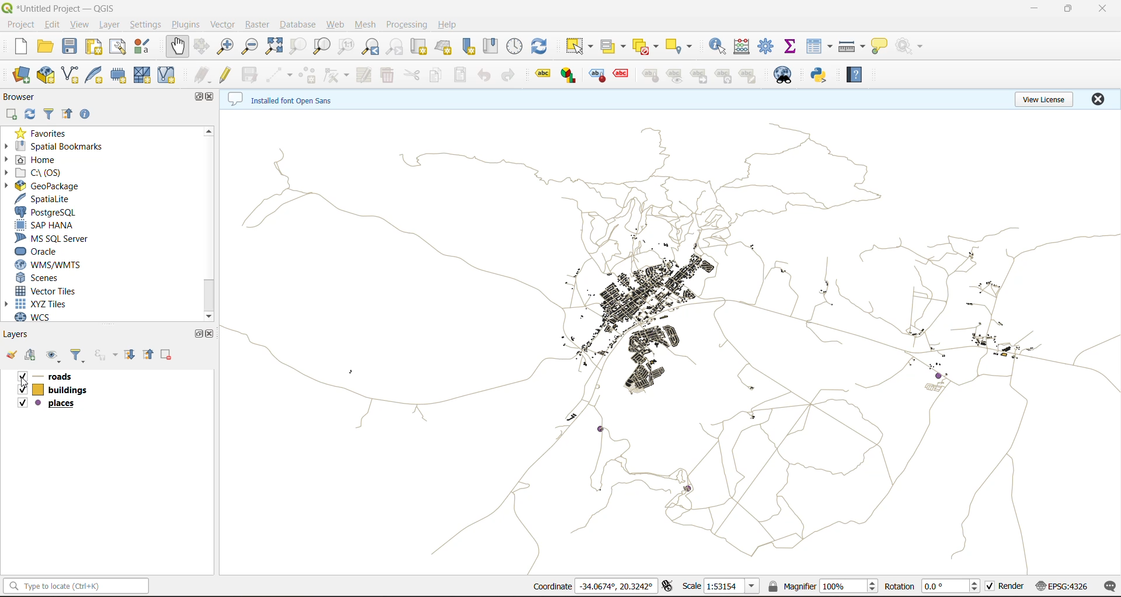  What do you see at coordinates (337, 23) in the screenshot?
I see `web` at bounding box center [337, 23].